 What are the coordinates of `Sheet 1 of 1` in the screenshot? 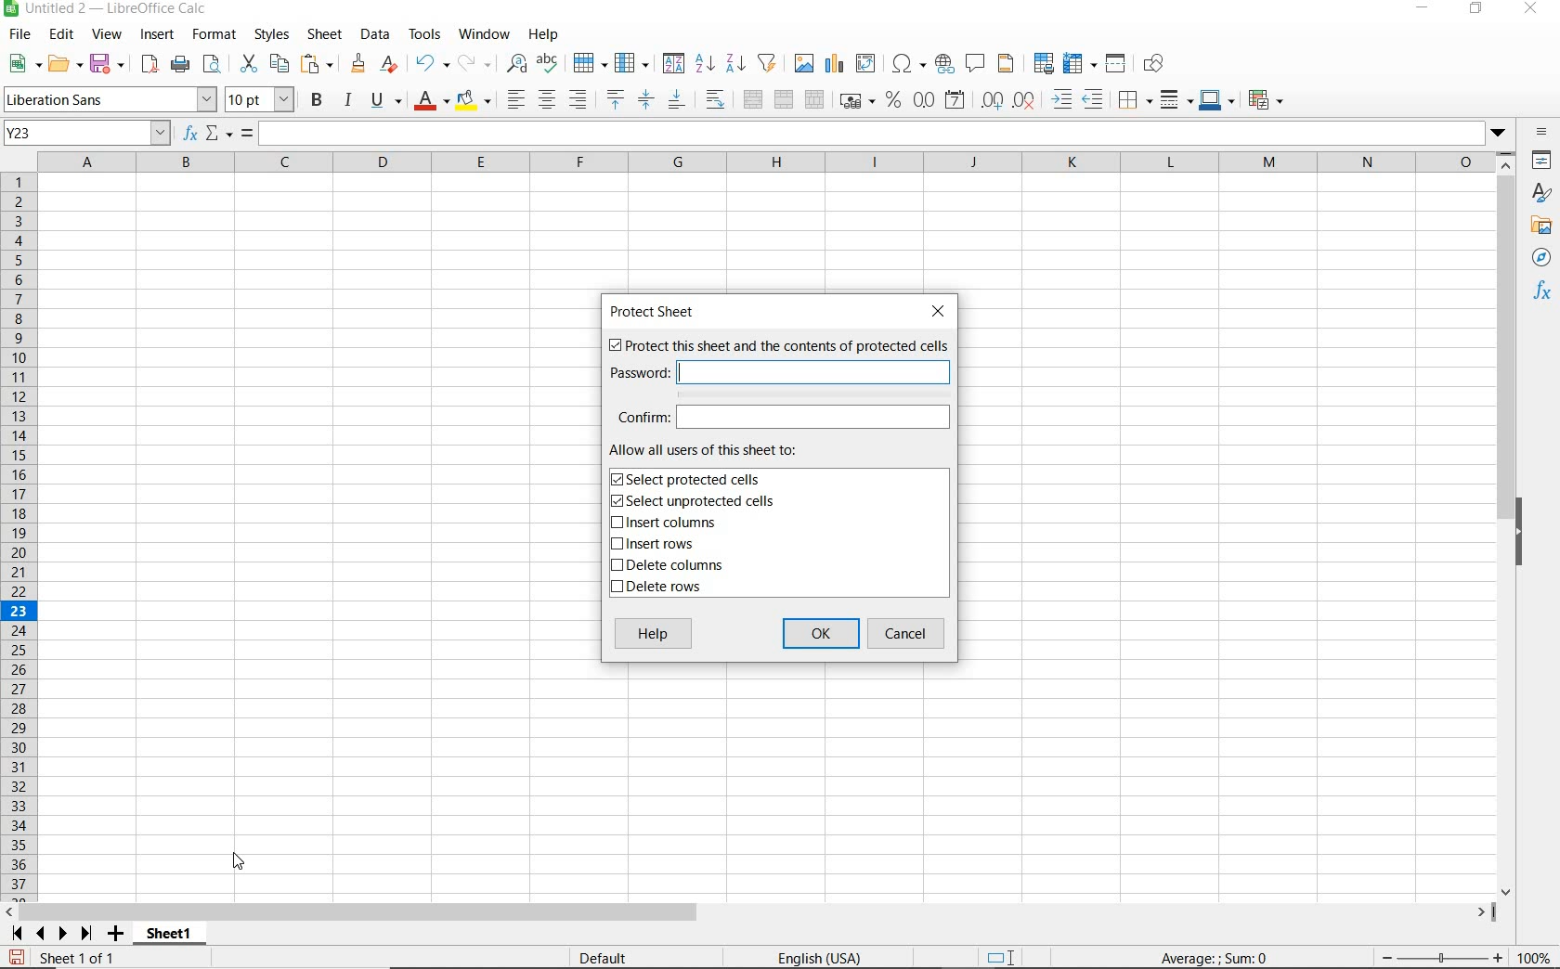 It's located at (64, 958).